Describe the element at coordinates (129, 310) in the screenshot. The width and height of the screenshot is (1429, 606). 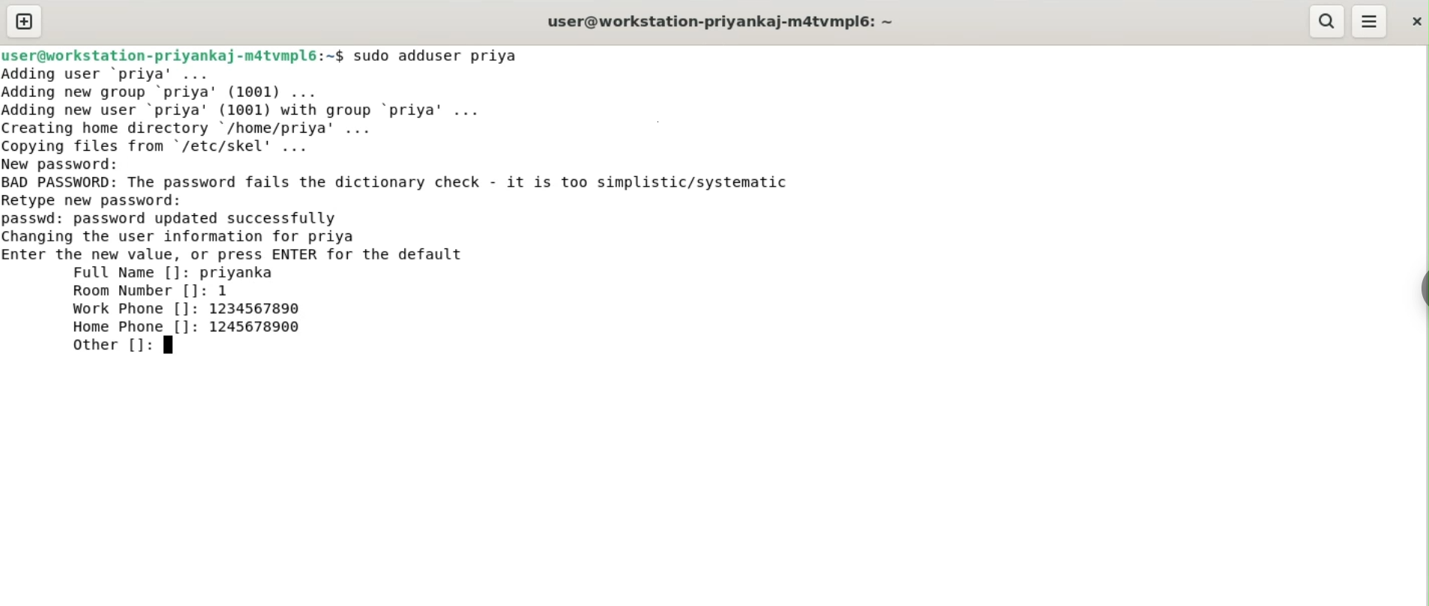
I see `work phone []:` at that location.